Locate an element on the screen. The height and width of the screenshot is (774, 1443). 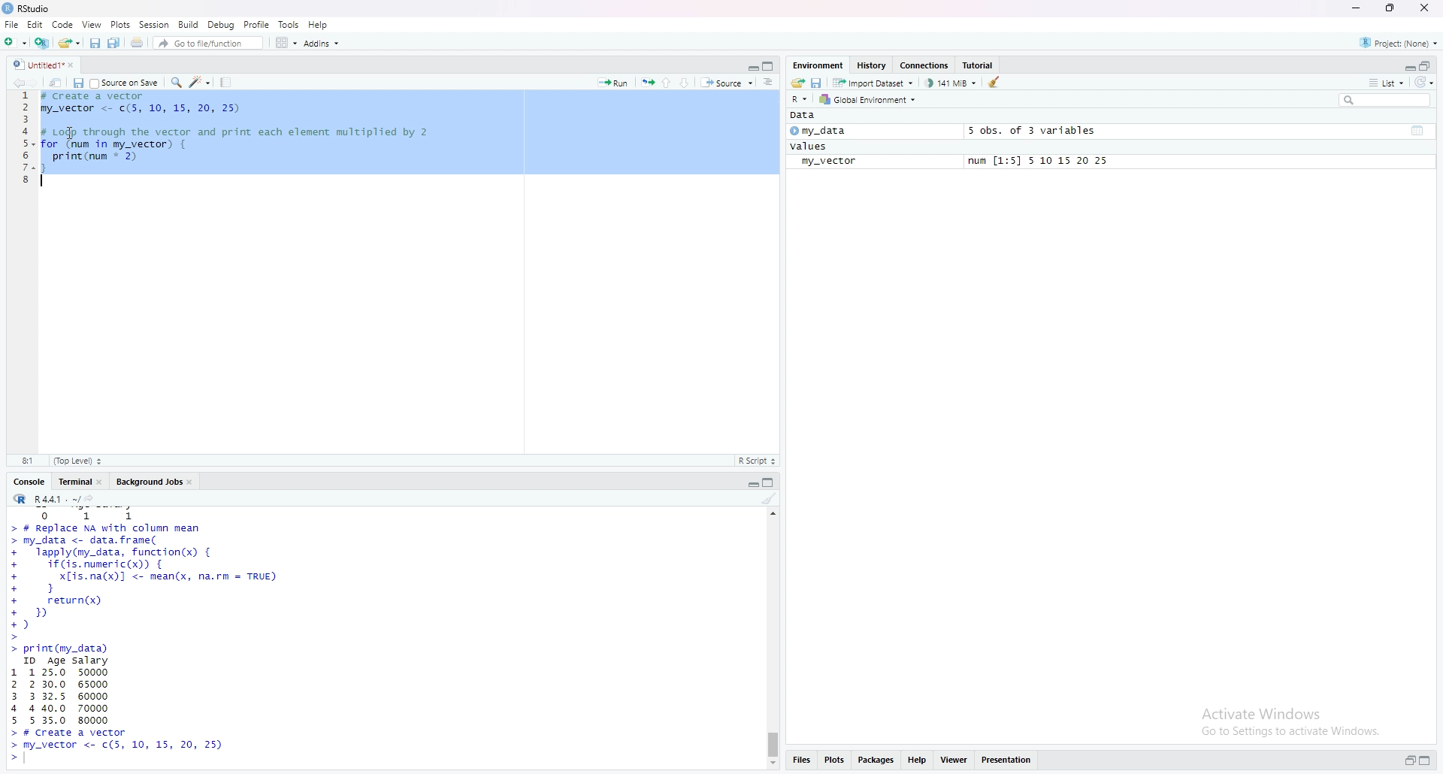
R.4.4.1 is located at coordinates (43, 498).